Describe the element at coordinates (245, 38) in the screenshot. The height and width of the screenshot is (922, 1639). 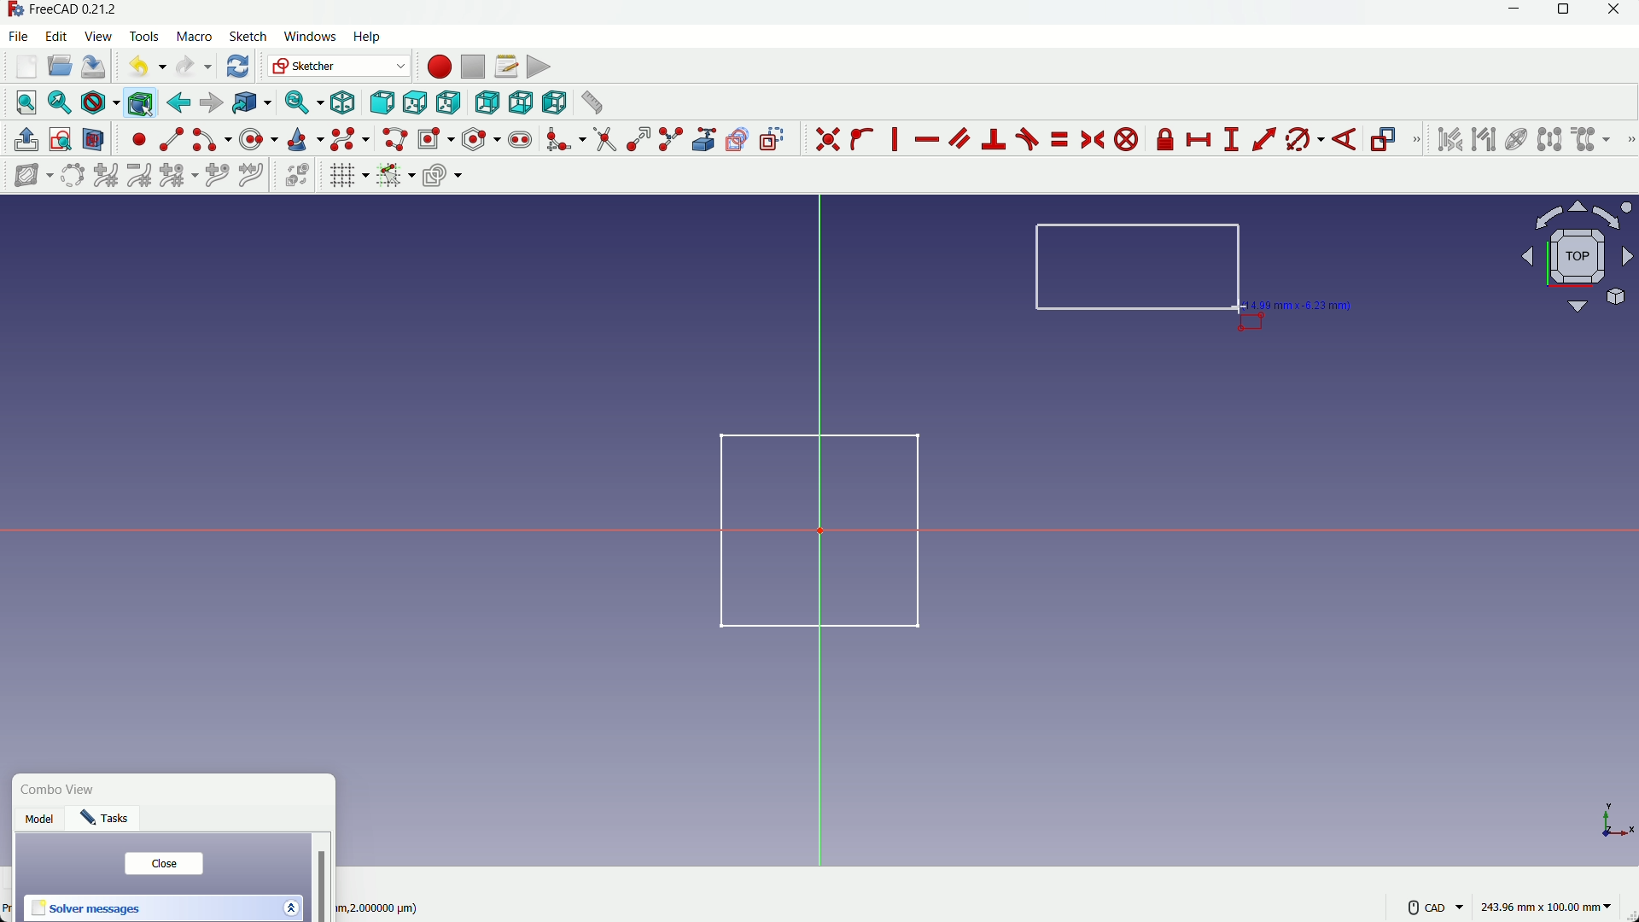
I see `sketch menu` at that location.